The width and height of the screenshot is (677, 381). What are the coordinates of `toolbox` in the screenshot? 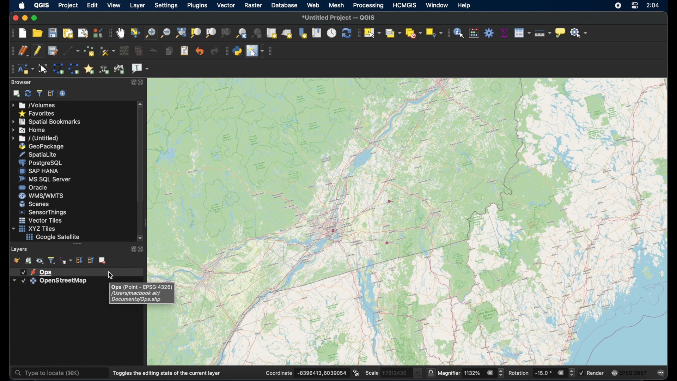 It's located at (490, 33).